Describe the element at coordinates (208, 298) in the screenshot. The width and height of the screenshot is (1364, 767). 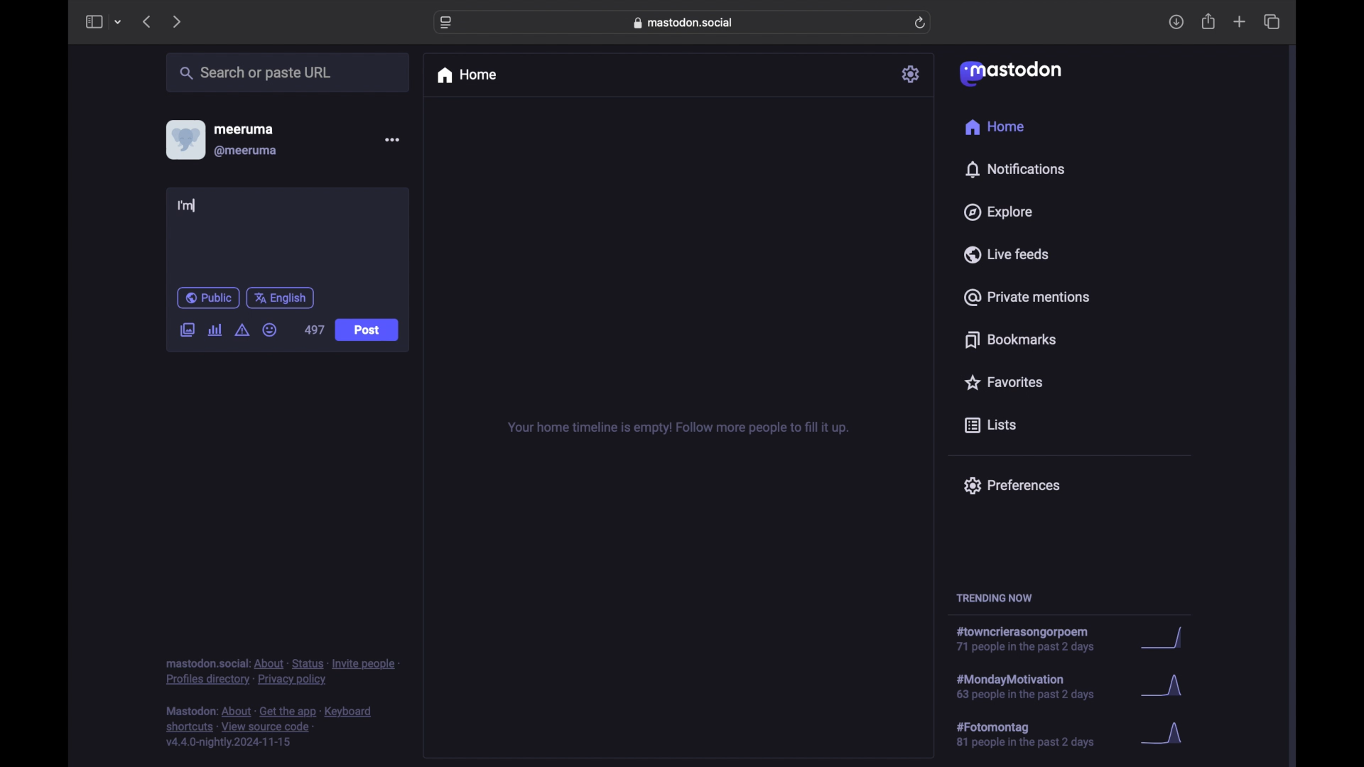
I see `public` at that location.